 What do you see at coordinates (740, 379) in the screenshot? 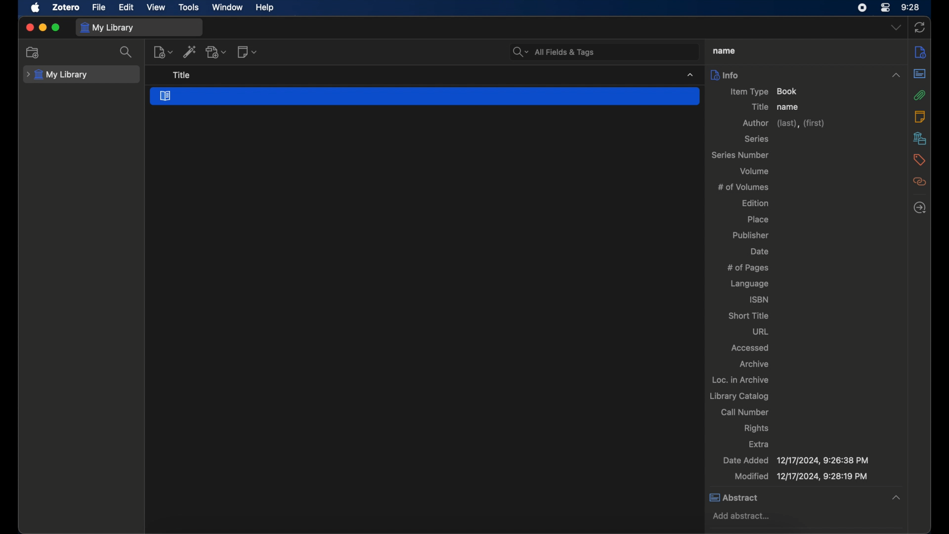
I see `loc. in archive` at bounding box center [740, 379].